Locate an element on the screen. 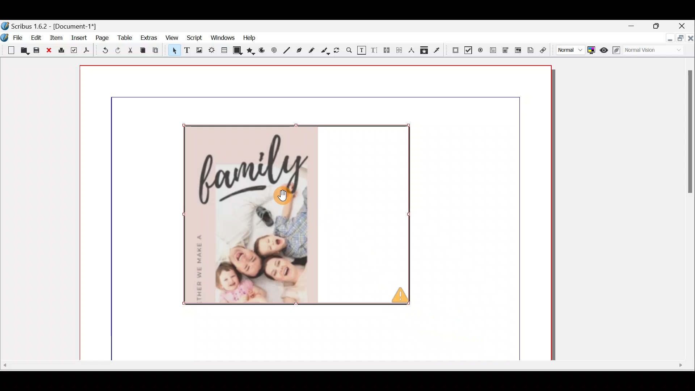 Image resolution: width=695 pixels, height=391 pixels. Freehand line is located at coordinates (311, 51).